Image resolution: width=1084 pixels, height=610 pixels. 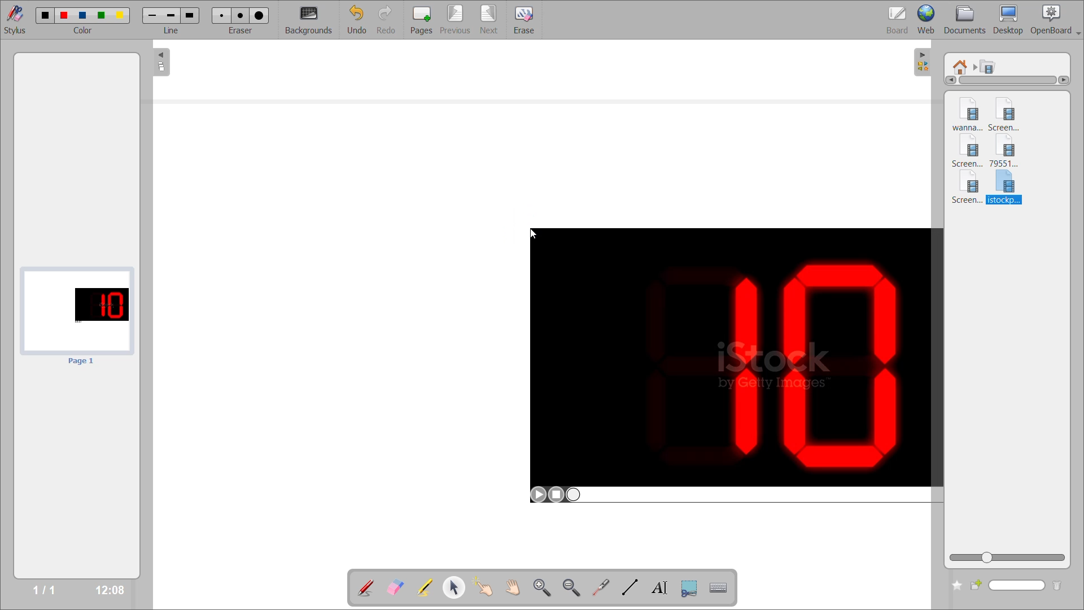 I want to click on backgrounds, so click(x=311, y=19).